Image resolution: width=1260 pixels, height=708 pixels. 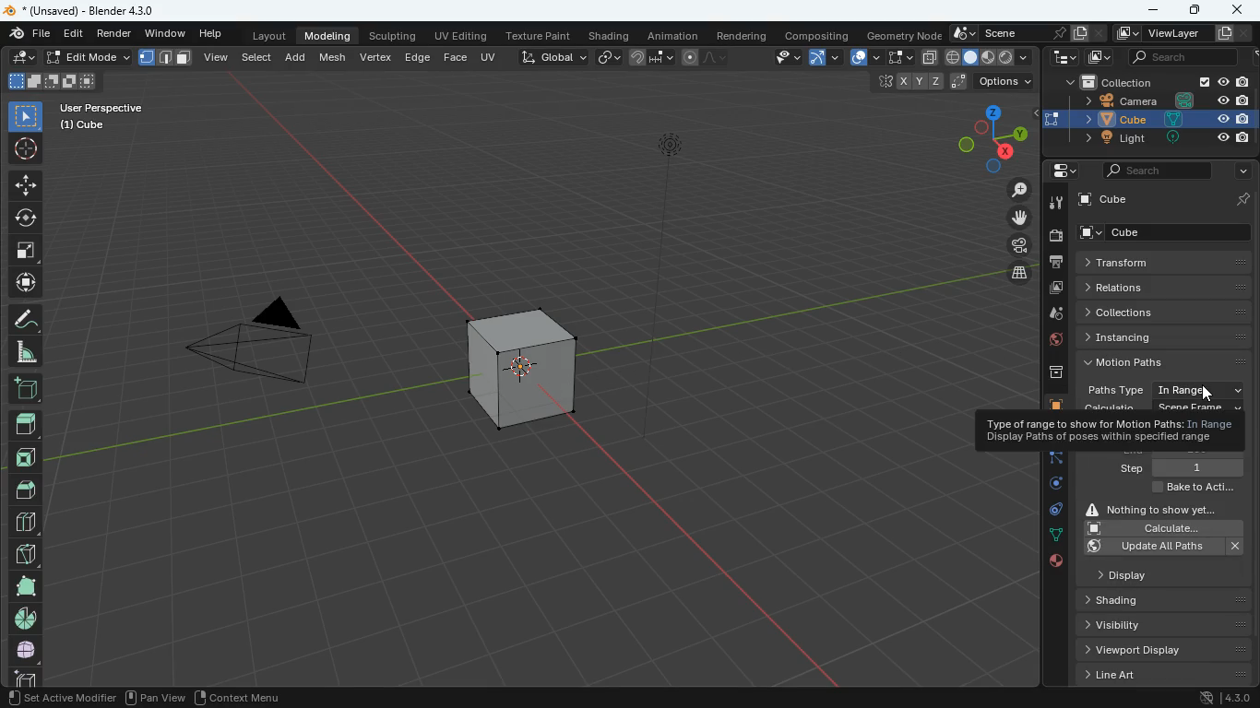 What do you see at coordinates (1160, 528) in the screenshot?
I see `calculate` at bounding box center [1160, 528].